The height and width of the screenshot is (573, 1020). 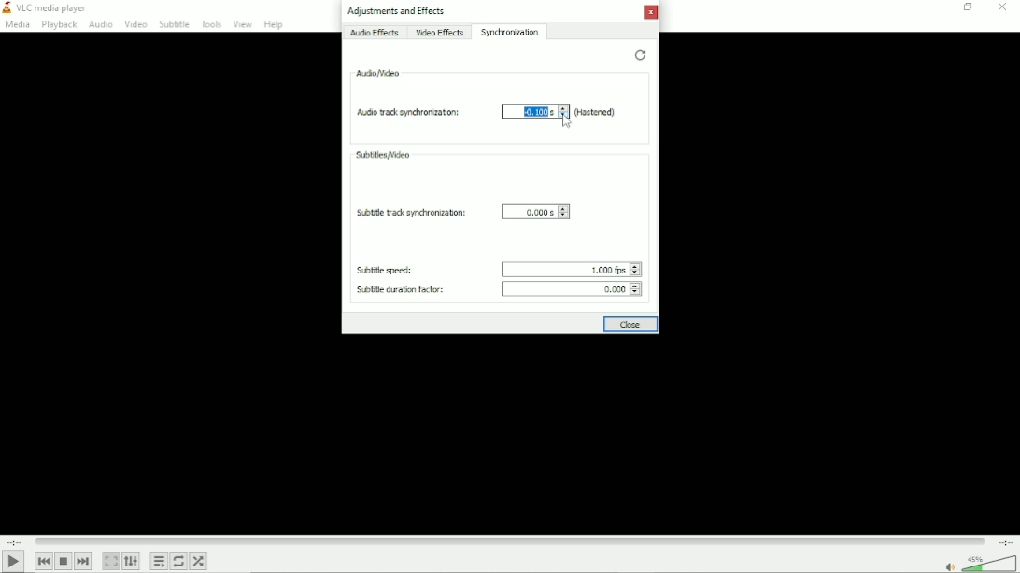 What do you see at coordinates (59, 25) in the screenshot?
I see `Playback` at bounding box center [59, 25].